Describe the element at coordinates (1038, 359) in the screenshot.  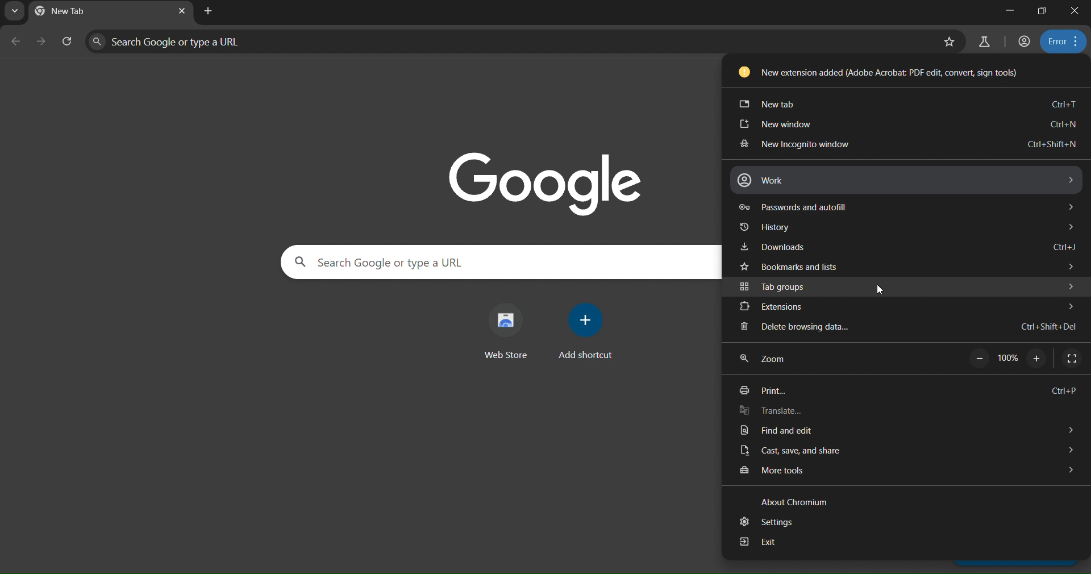
I see `zoom on` at that location.